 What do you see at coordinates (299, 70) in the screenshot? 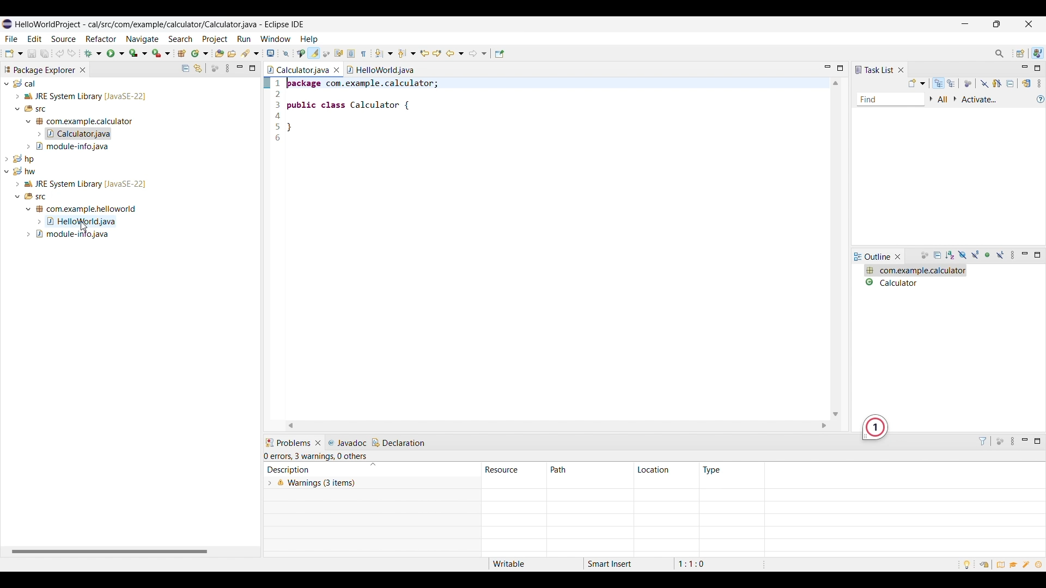
I see `calculator.java` at bounding box center [299, 70].